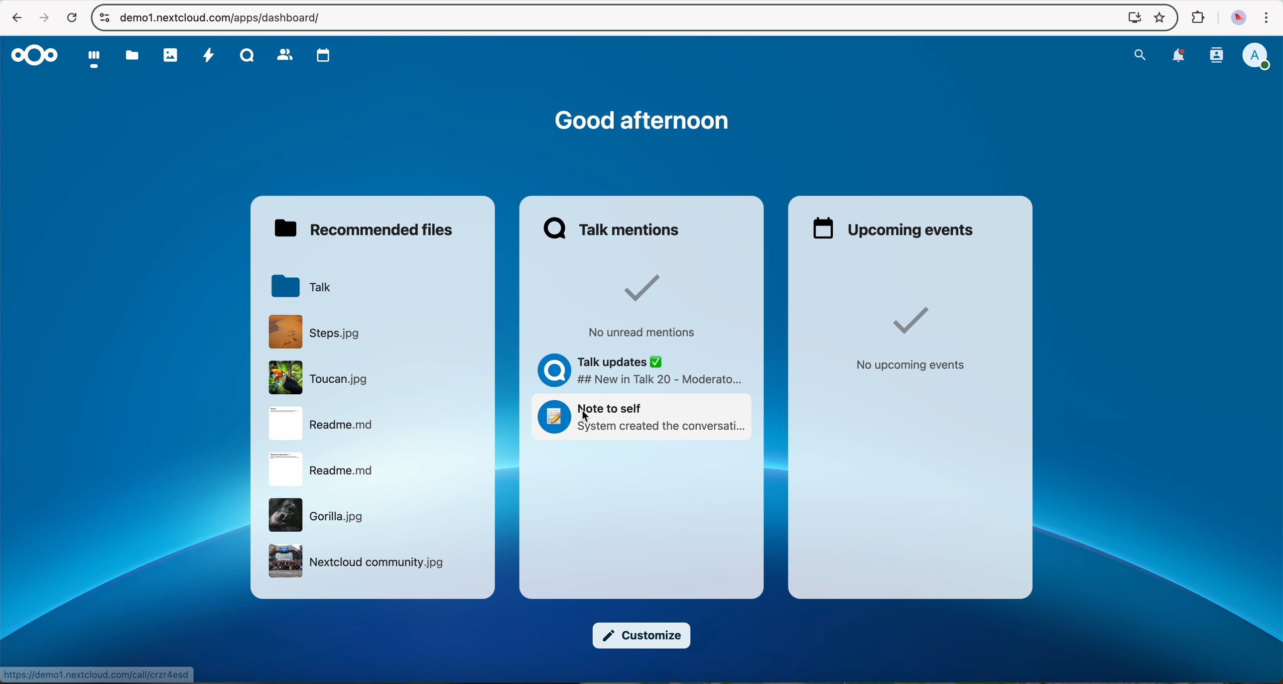 The width and height of the screenshot is (1283, 684). What do you see at coordinates (325, 55) in the screenshot?
I see `calendar` at bounding box center [325, 55].